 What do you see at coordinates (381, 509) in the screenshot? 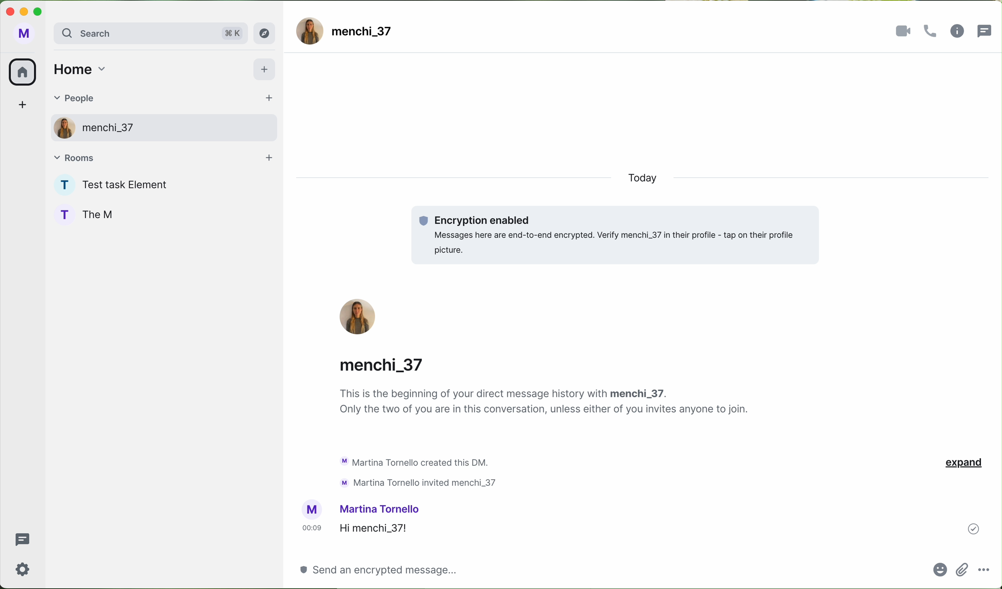
I see `username` at bounding box center [381, 509].